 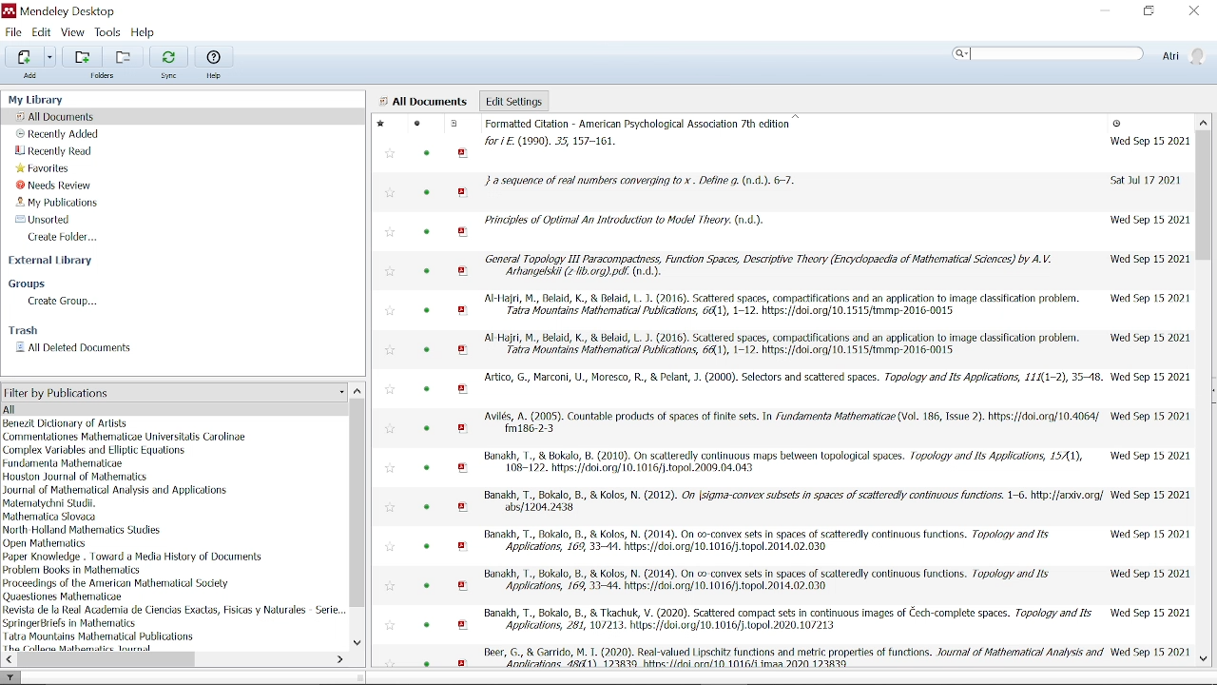 I want to click on Edit settings, so click(x=513, y=100).